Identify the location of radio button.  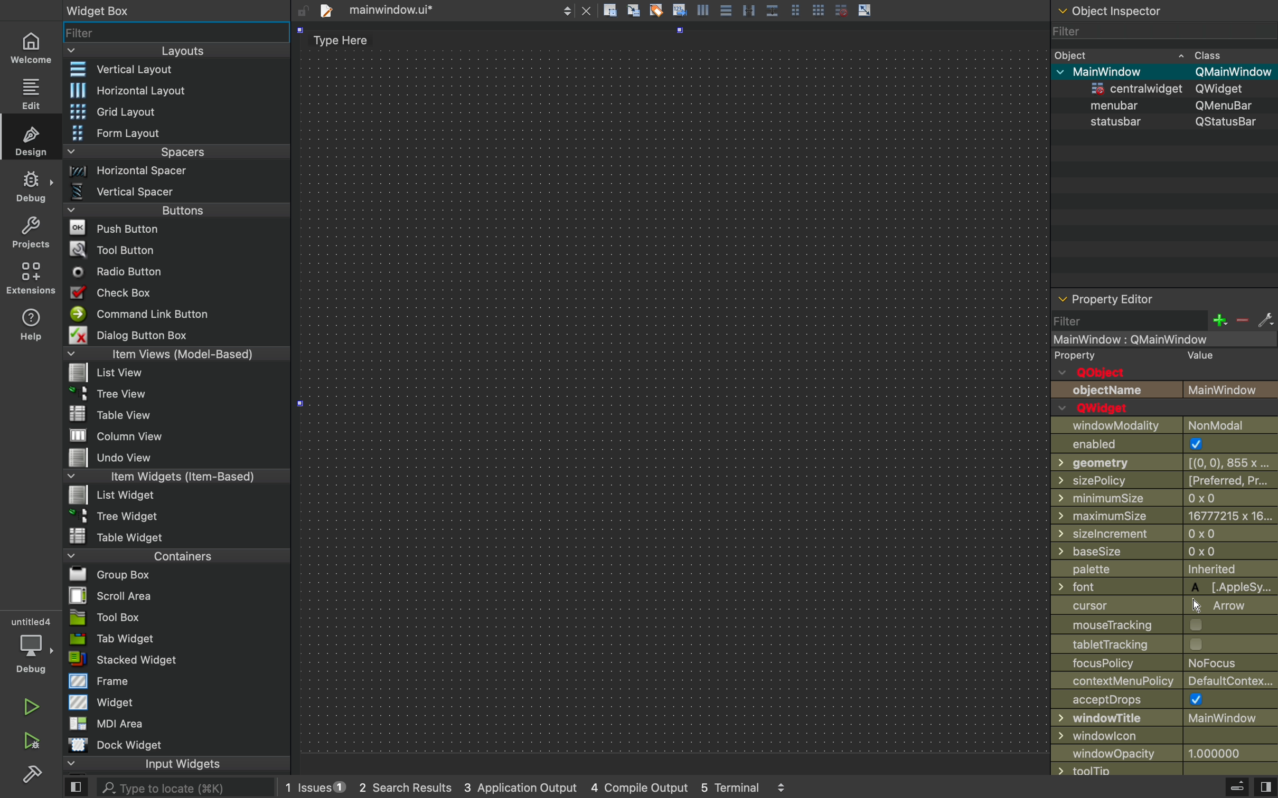
(176, 270).